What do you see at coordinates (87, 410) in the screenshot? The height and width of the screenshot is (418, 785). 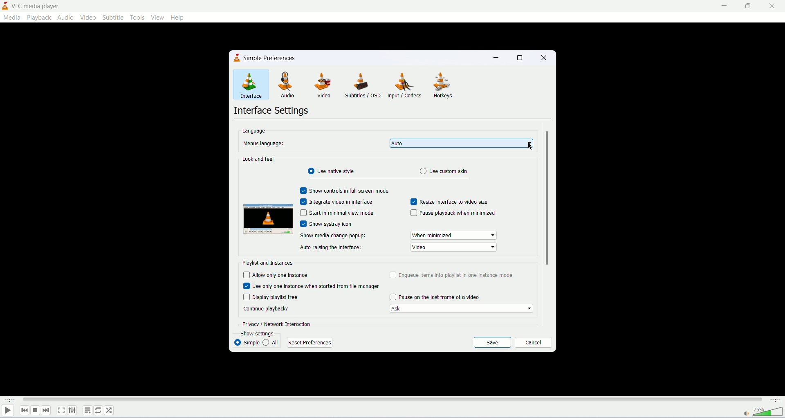 I see `playlist` at bounding box center [87, 410].